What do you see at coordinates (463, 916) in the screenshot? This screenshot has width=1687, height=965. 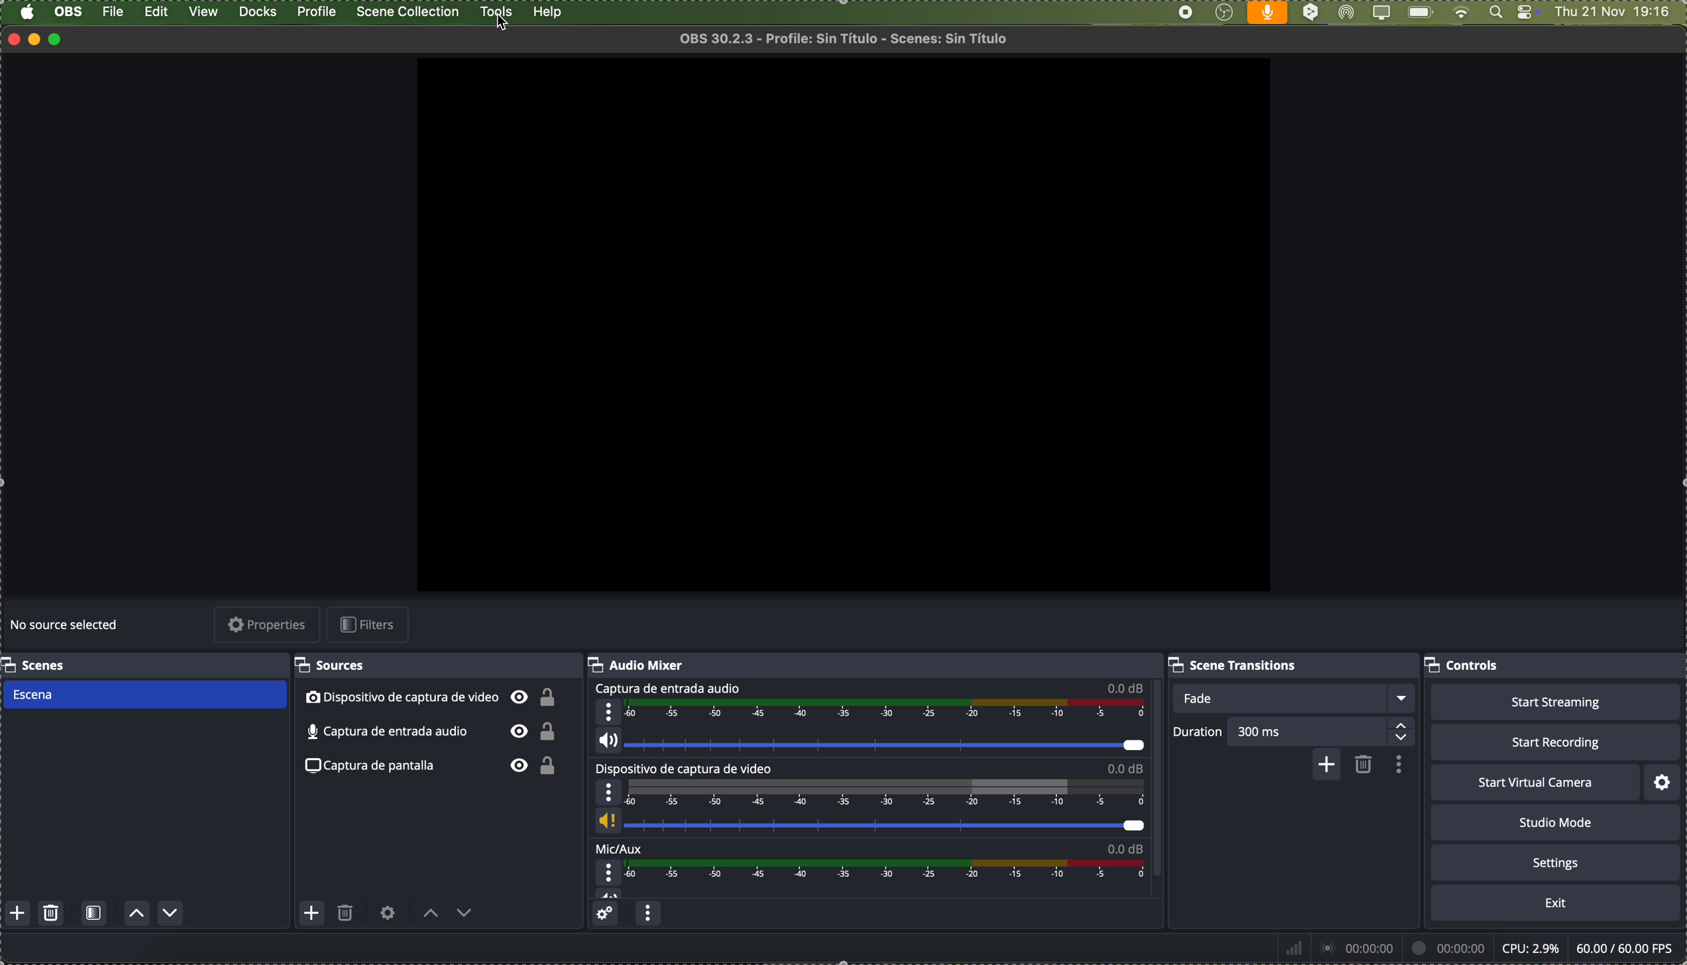 I see `move source down` at bounding box center [463, 916].